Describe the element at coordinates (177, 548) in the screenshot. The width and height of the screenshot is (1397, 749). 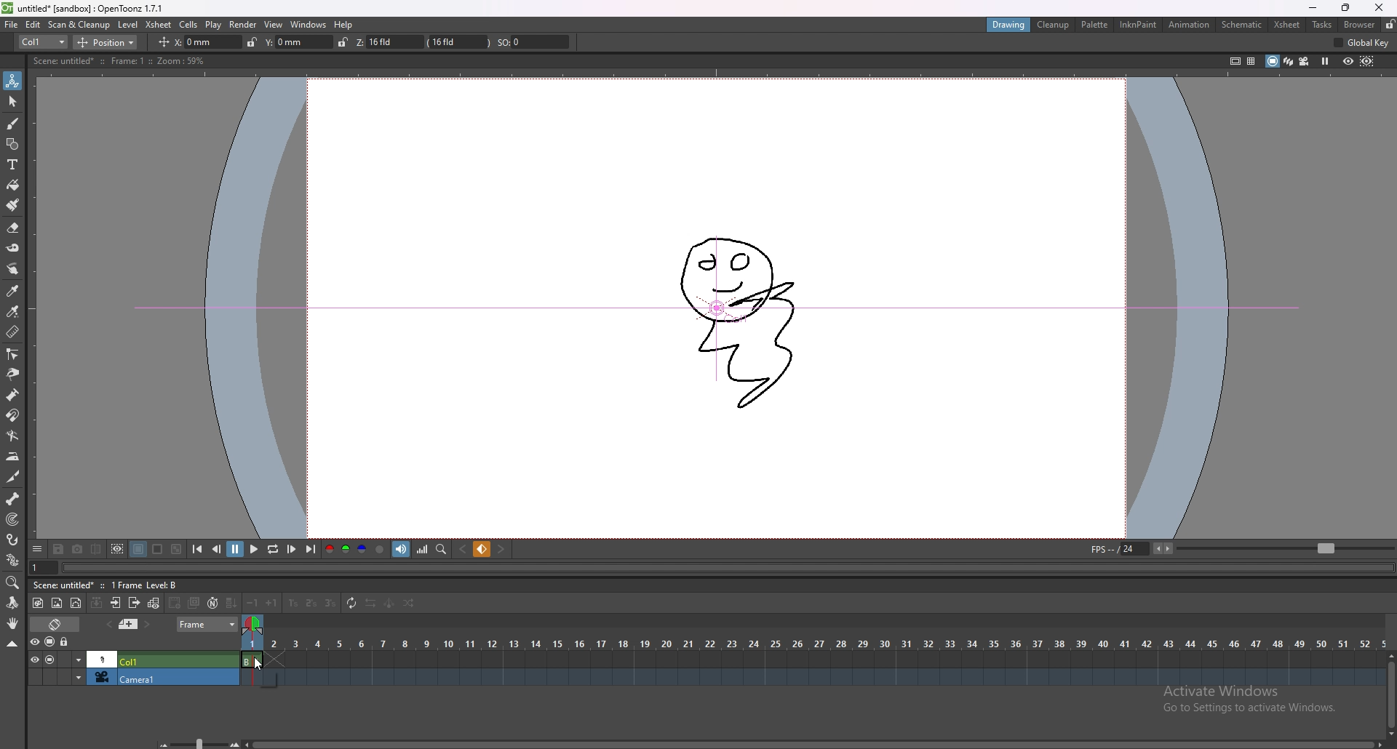
I see `checkered background` at that location.